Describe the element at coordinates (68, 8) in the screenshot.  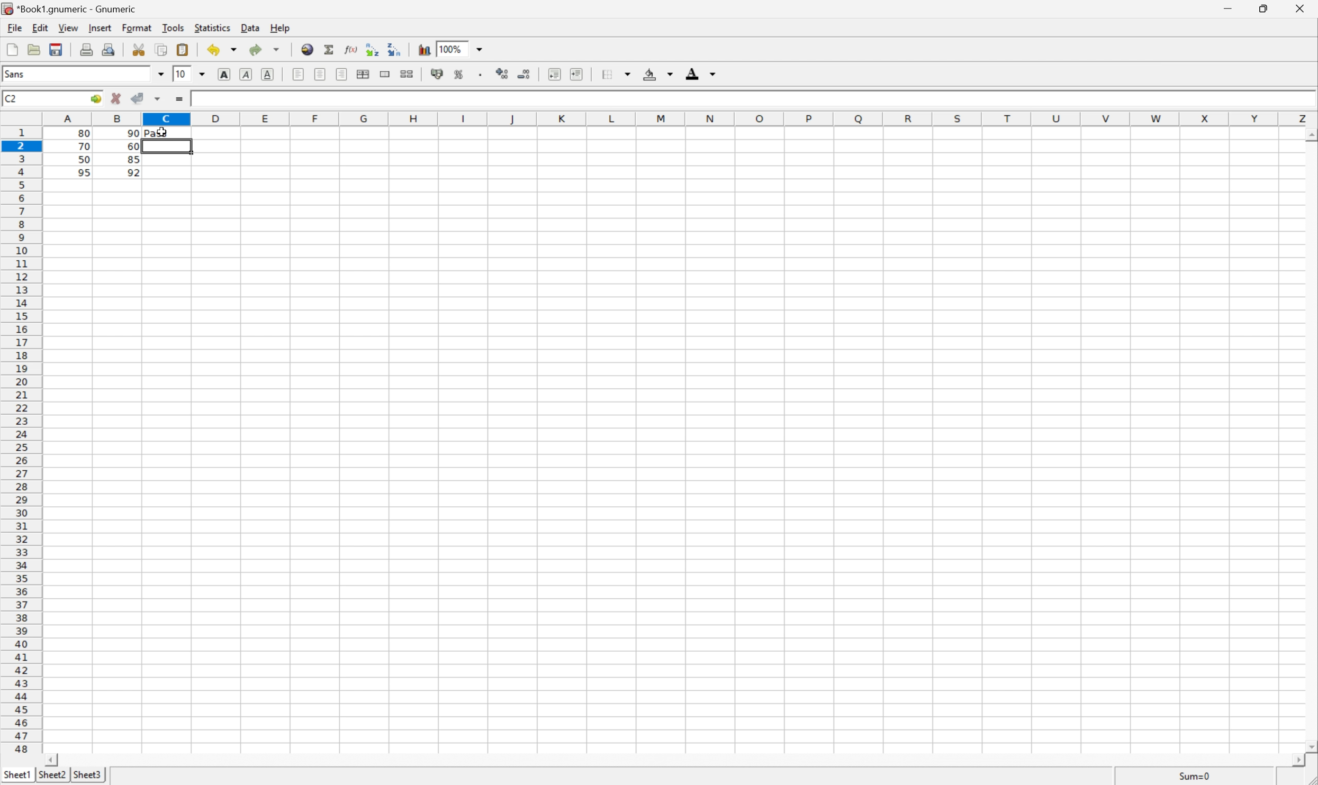
I see `*Book1.gnumeric - Gnumeric` at that location.